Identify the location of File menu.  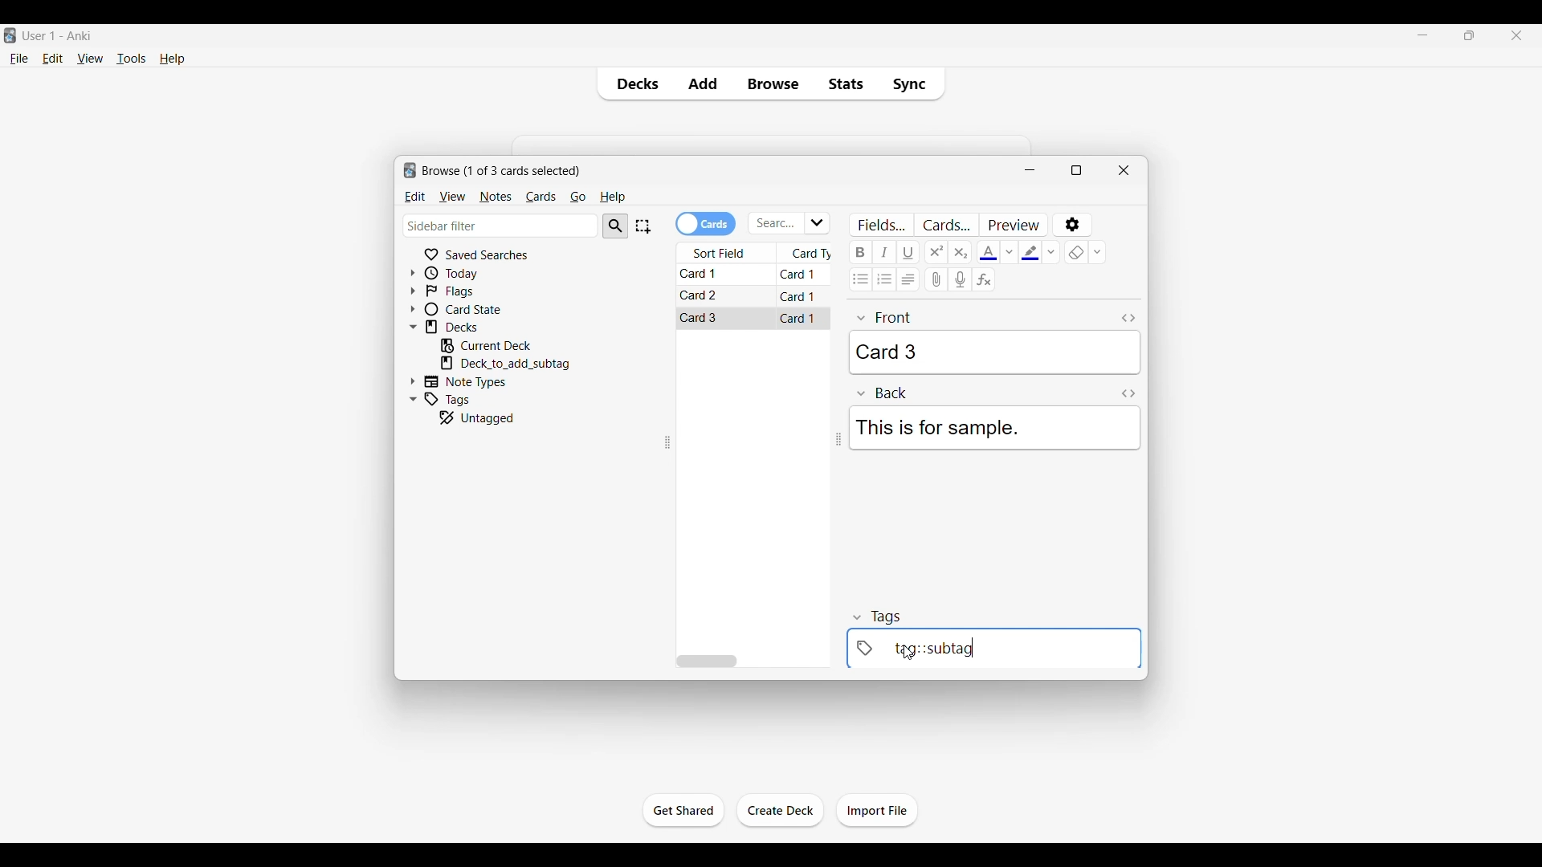
(19, 59).